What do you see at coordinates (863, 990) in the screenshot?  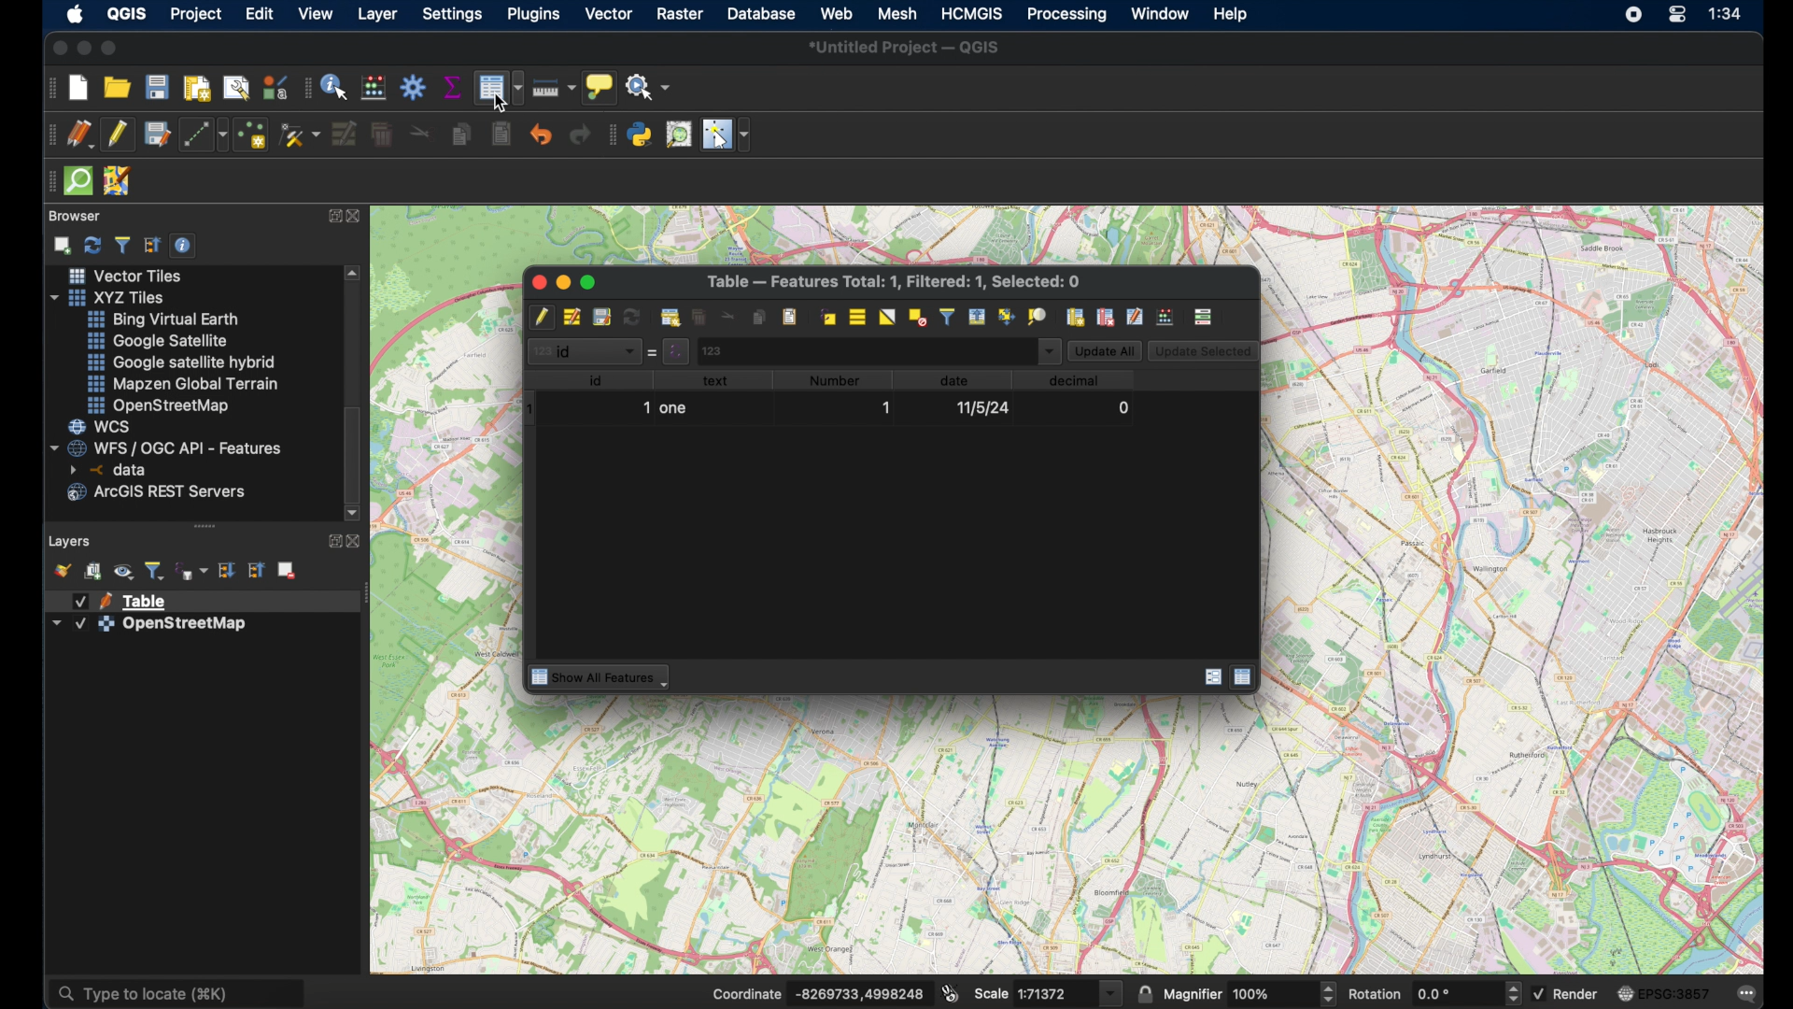 I see `coordinate value` at bounding box center [863, 990].